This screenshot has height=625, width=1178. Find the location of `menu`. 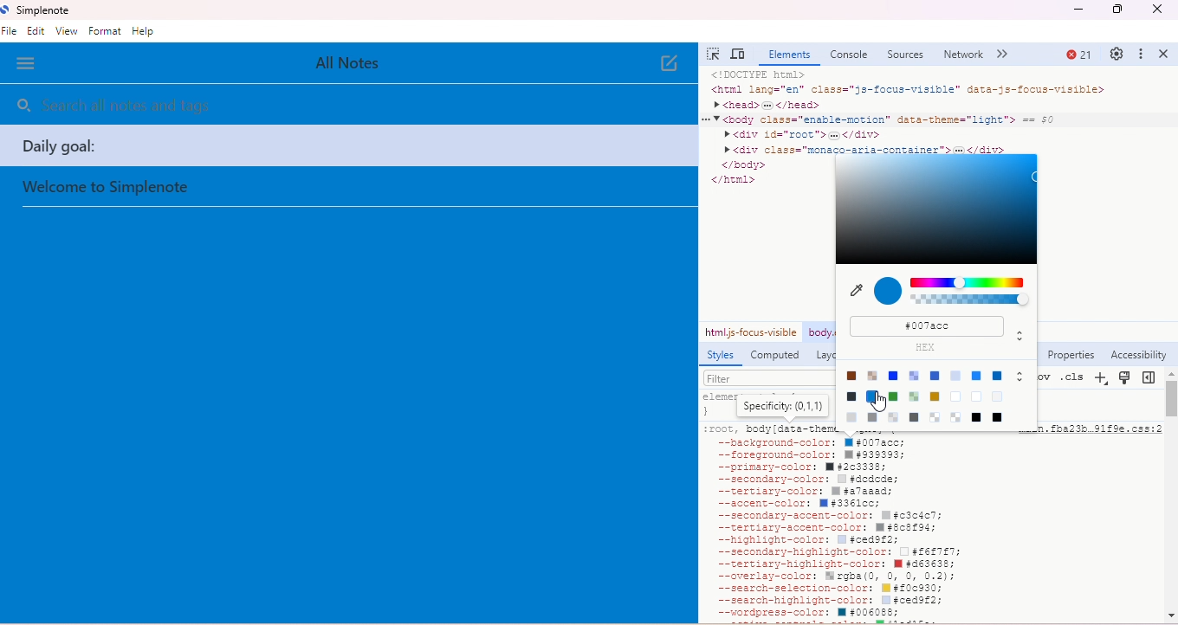

menu is located at coordinates (26, 64).